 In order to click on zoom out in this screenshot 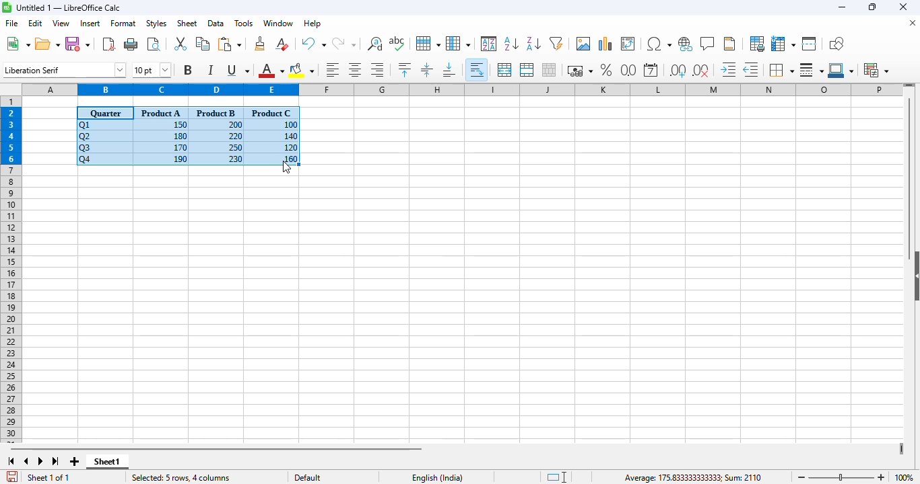, I will do `click(802, 478)`.